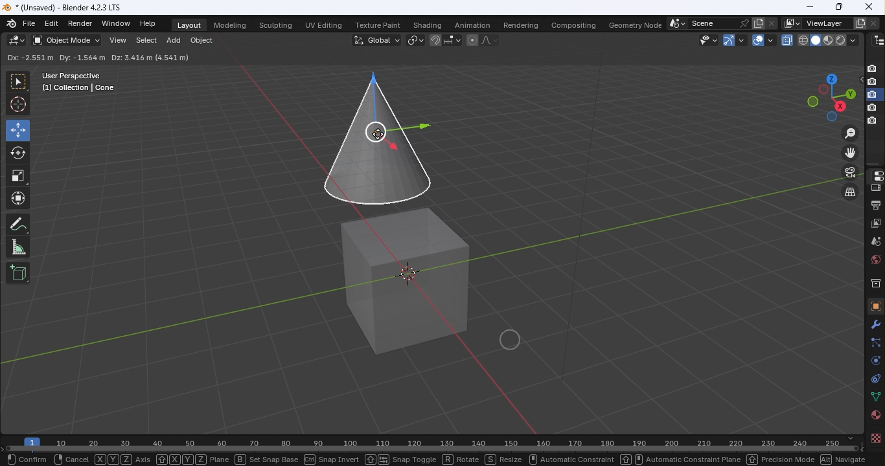  Describe the element at coordinates (873, 378) in the screenshot. I see `Constraints` at that location.